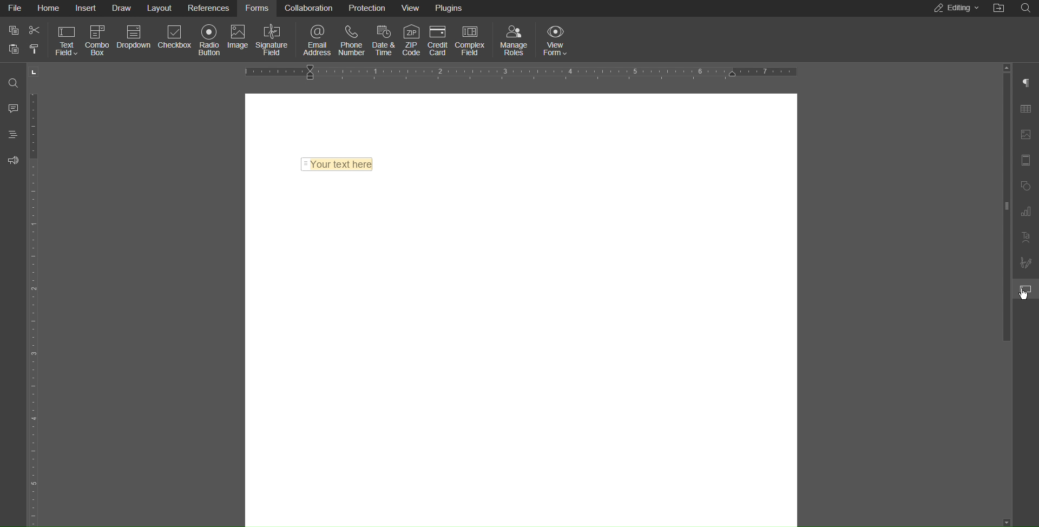 This screenshot has height=527, width=1039. I want to click on Signature Field, so click(274, 40).